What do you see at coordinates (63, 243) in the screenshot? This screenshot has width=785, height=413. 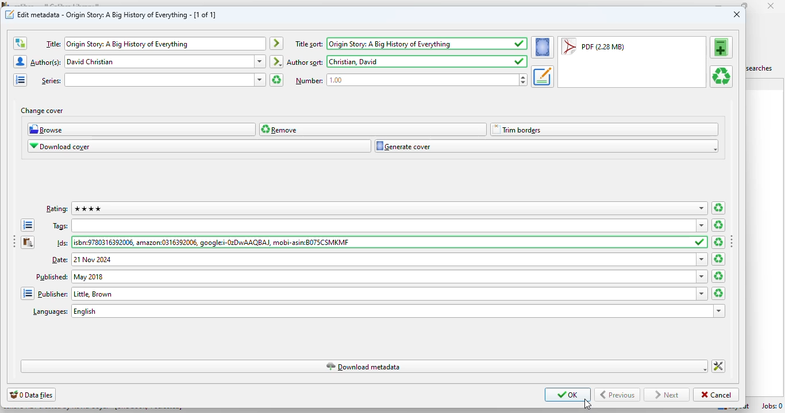 I see `text` at bounding box center [63, 243].